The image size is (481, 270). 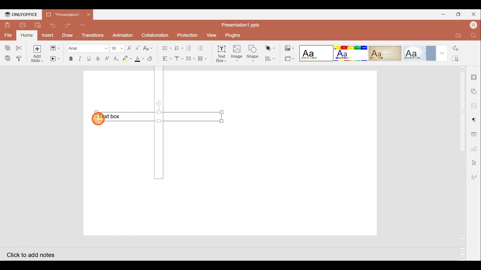 What do you see at coordinates (349, 53) in the screenshot?
I see `Basic` at bounding box center [349, 53].